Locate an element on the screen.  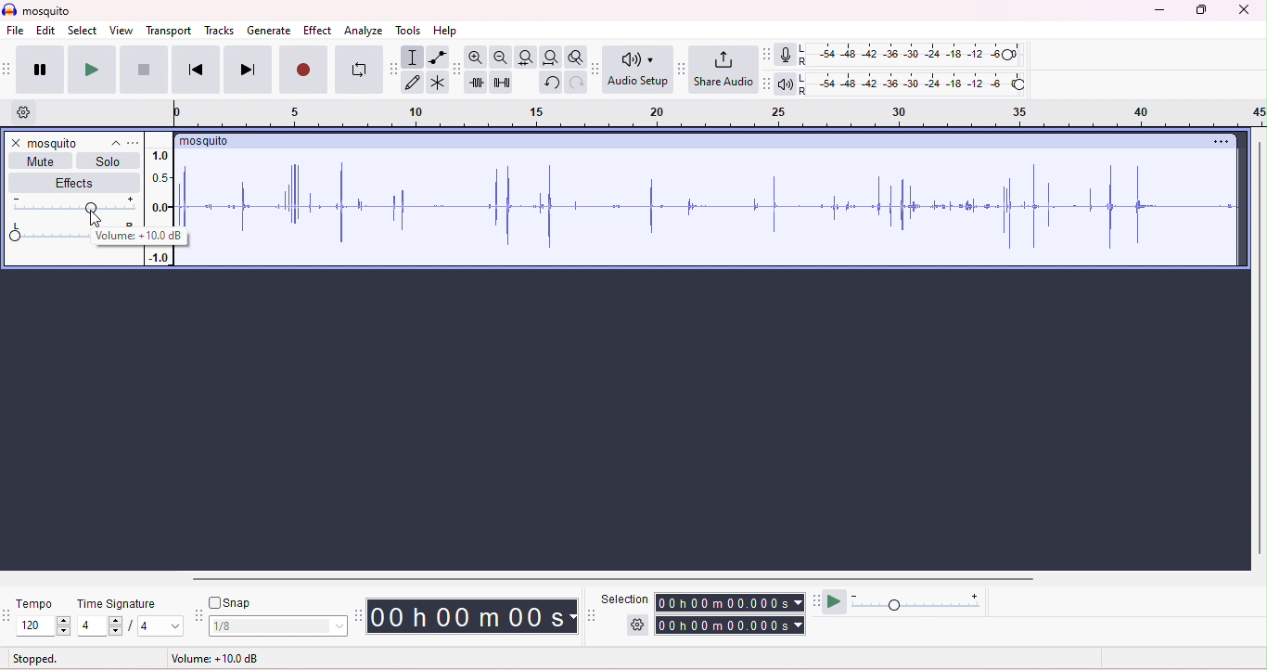
close is located at coordinates (1245, 9).